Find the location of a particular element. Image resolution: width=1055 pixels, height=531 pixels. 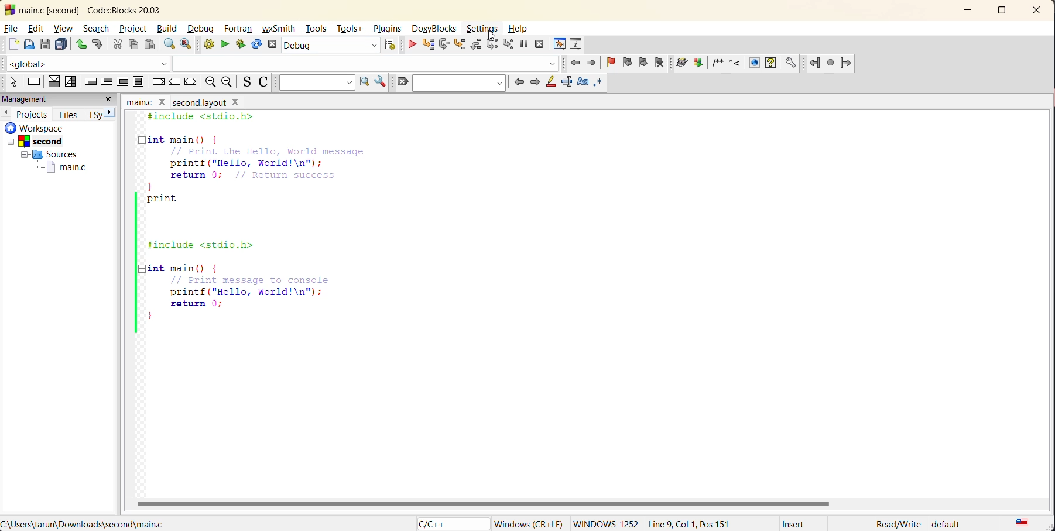

paste is located at coordinates (149, 46).